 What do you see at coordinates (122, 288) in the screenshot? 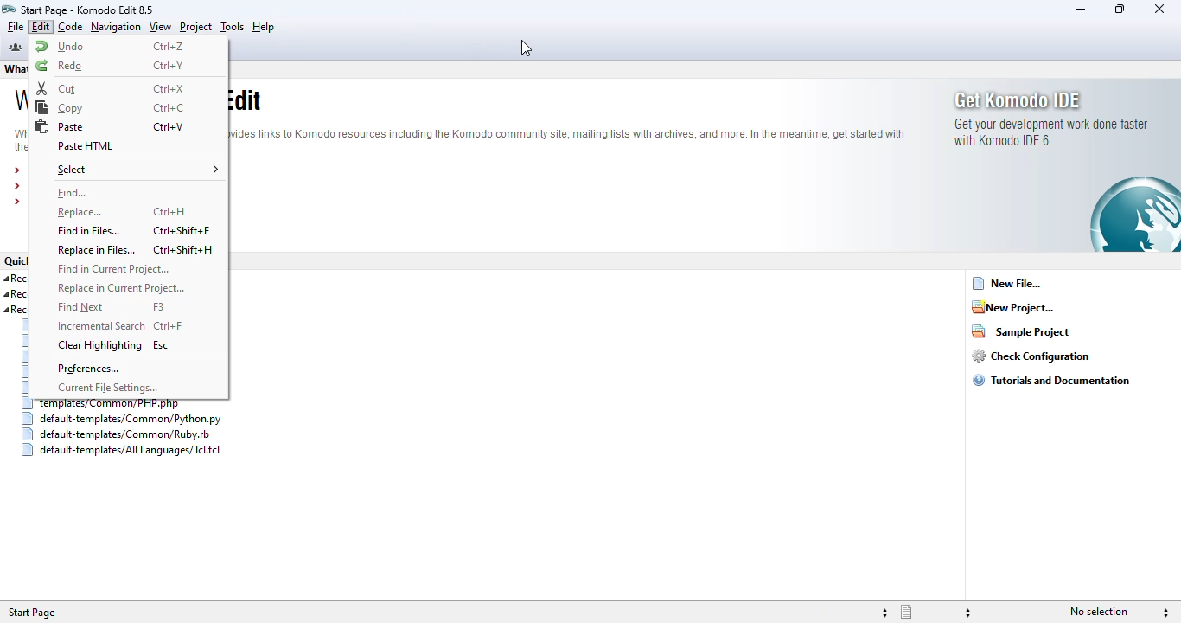
I see `replace in current project` at bounding box center [122, 288].